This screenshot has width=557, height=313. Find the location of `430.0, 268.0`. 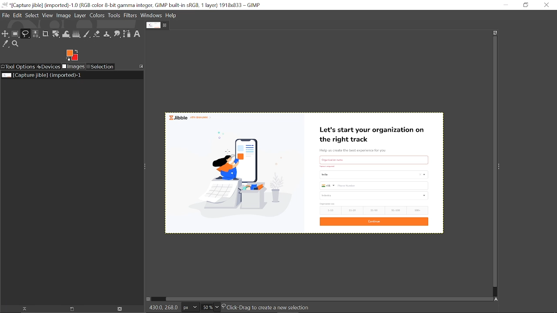

430.0, 268.0 is located at coordinates (161, 309).